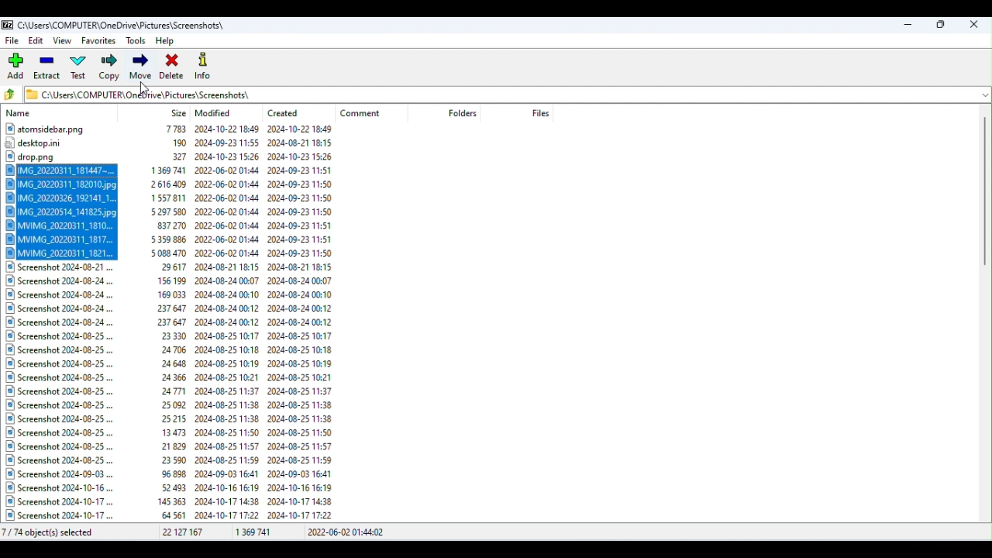 This screenshot has height=558, width=992. What do you see at coordinates (108, 68) in the screenshot?
I see `Copy` at bounding box center [108, 68].